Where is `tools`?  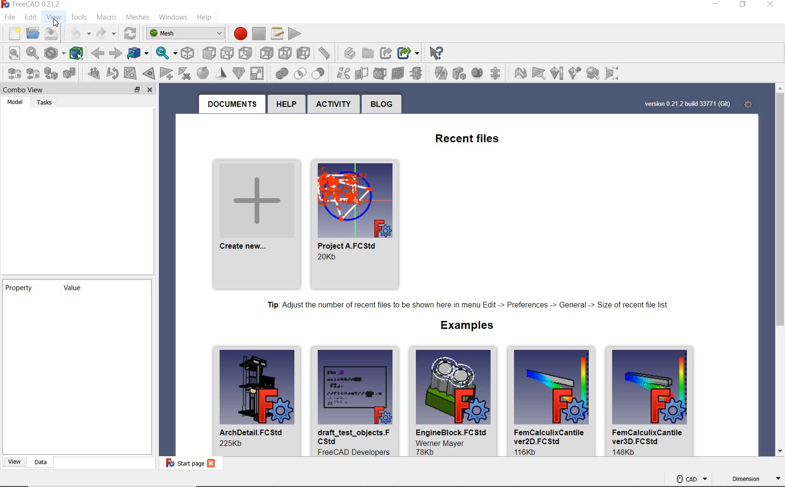
tools is located at coordinates (76, 17).